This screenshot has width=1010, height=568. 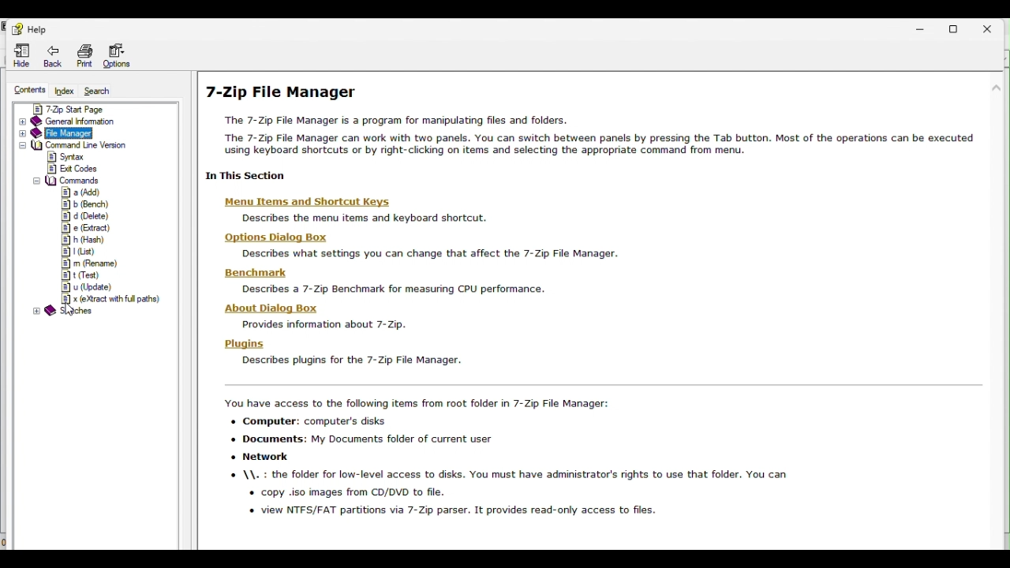 I want to click on cursor, so click(x=69, y=312).